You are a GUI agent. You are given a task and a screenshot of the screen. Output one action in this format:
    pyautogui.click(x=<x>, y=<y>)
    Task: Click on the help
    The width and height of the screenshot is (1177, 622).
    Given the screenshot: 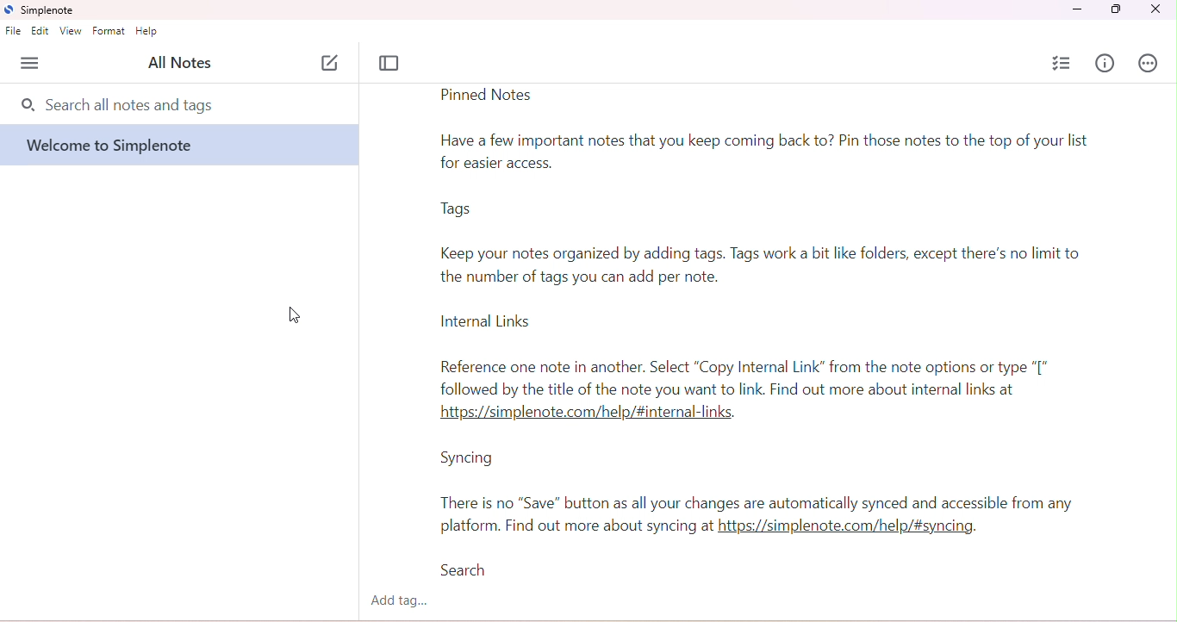 What is the action you would take?
    pyautogui.click(x=147, y=30)
    